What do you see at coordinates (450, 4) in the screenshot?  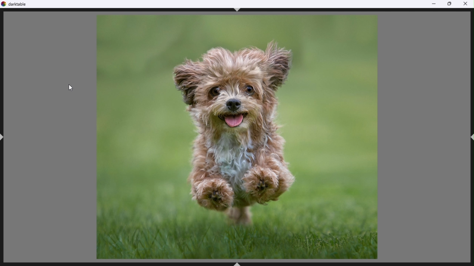 I see `Restore` at bounding box center [450, 4].